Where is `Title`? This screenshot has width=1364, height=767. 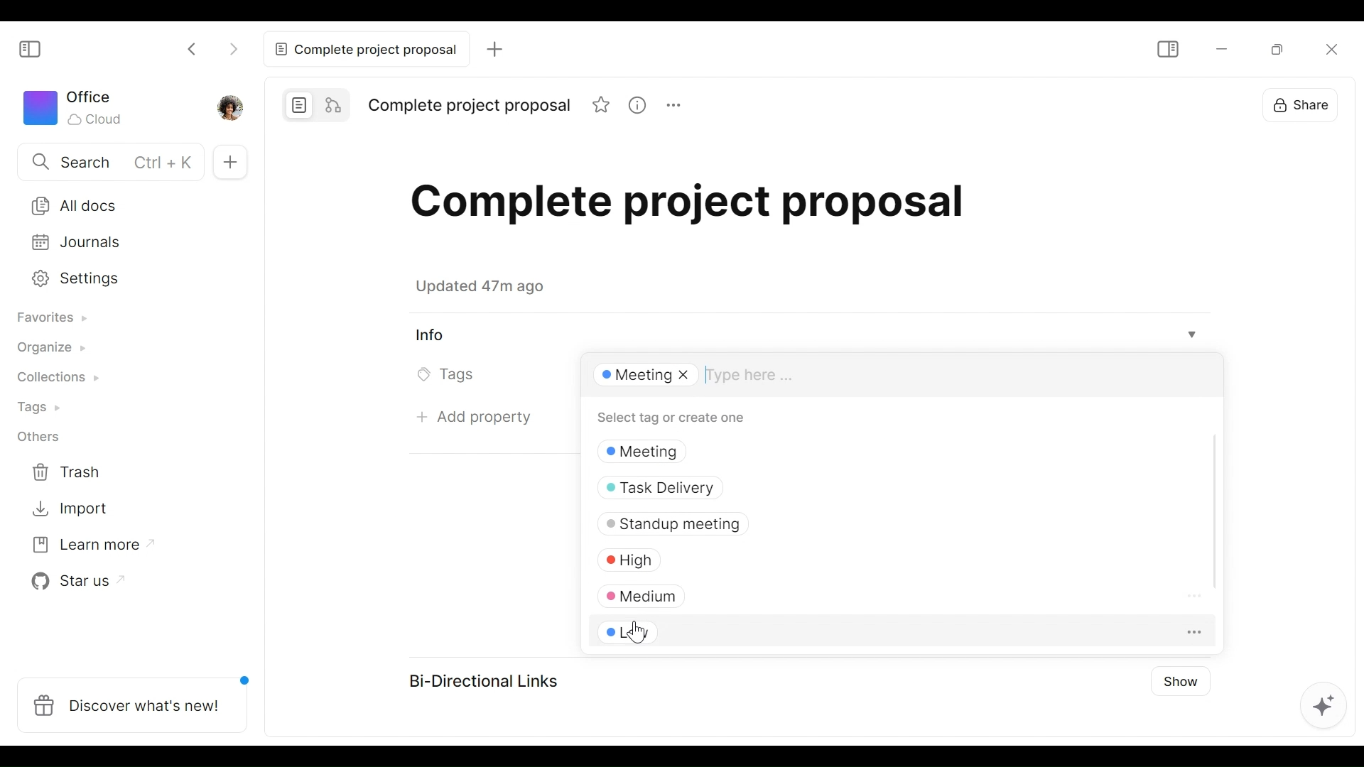 Title is located at coordinates (710, 210).